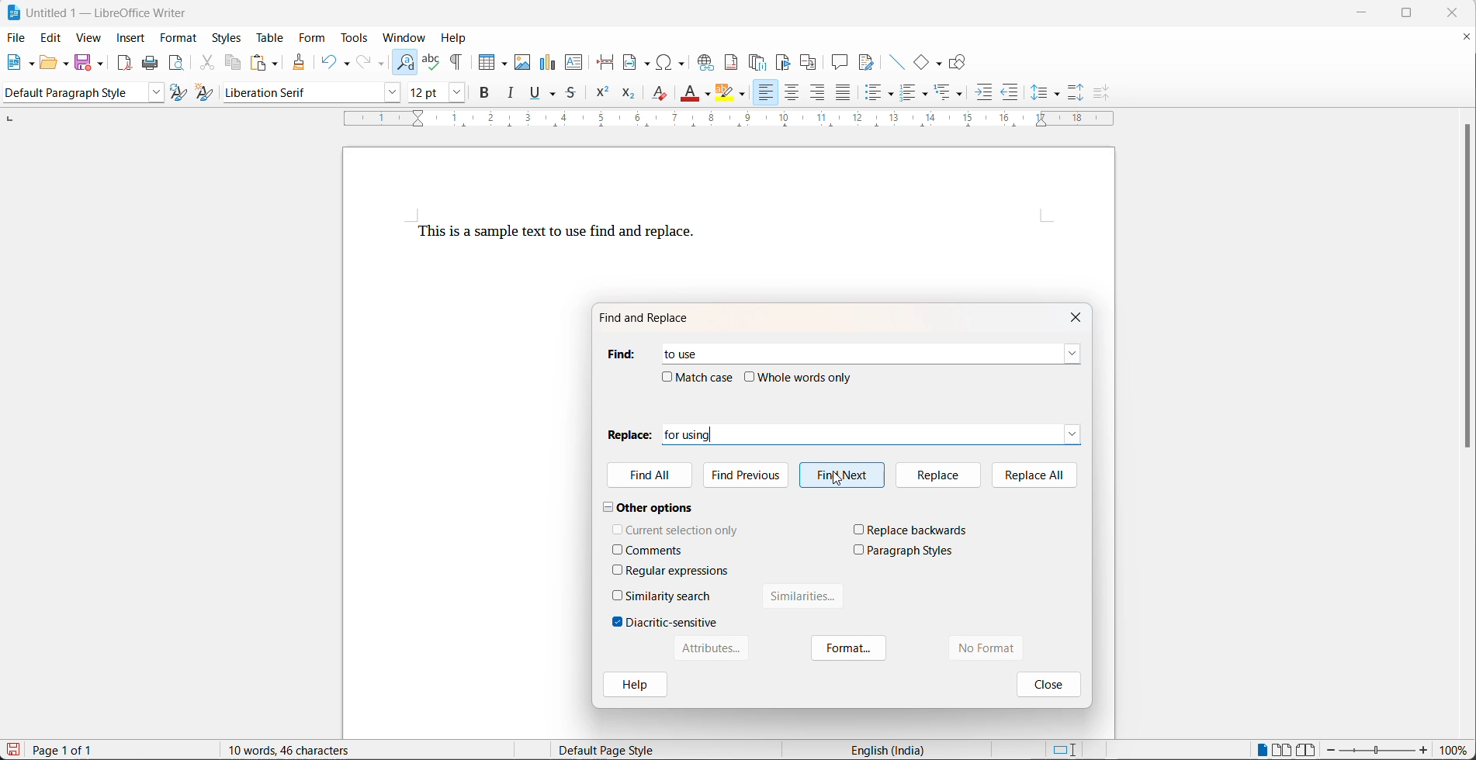 The width and height of the screenshot is (1476, 760). What do you see at coordinates (1467, 40) in the screenshot?
I see `close document` at bounding box center [1467, 40].